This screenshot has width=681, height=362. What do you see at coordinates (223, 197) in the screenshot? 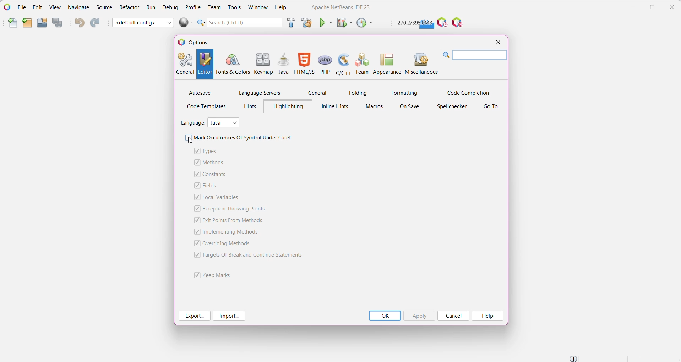
I see `Local Variables - click to enable` at bounding box center [223, 197].